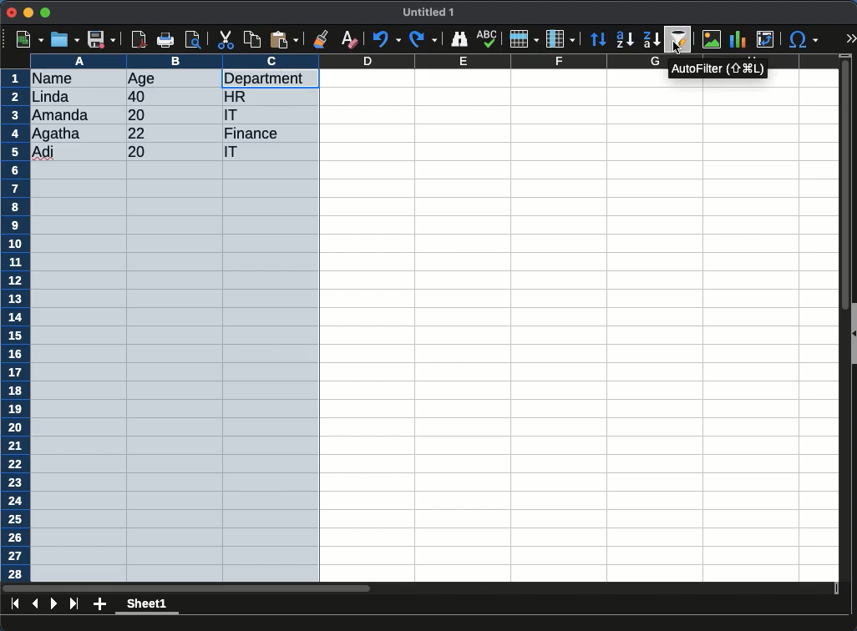 This screenshot has height=631, width=857. What do you see at coordinates (148, 606) in the screenshot?
I see `sheet 1` at bounding box center [148, 606].